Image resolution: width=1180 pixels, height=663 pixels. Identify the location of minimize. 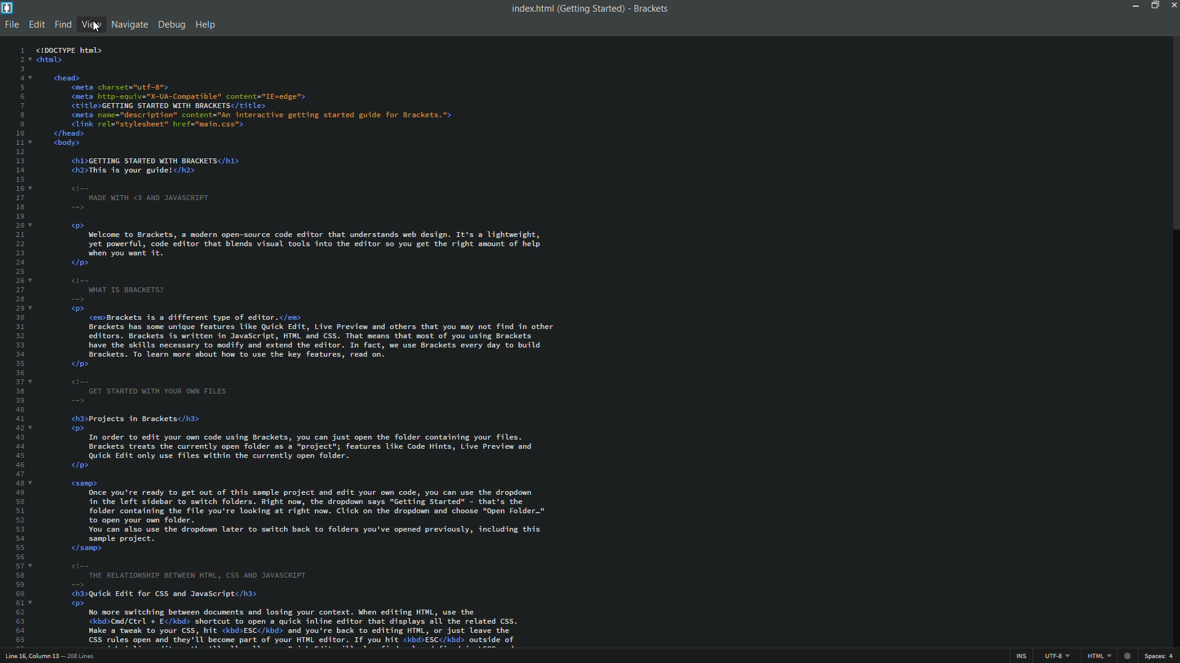
(1133, 5).